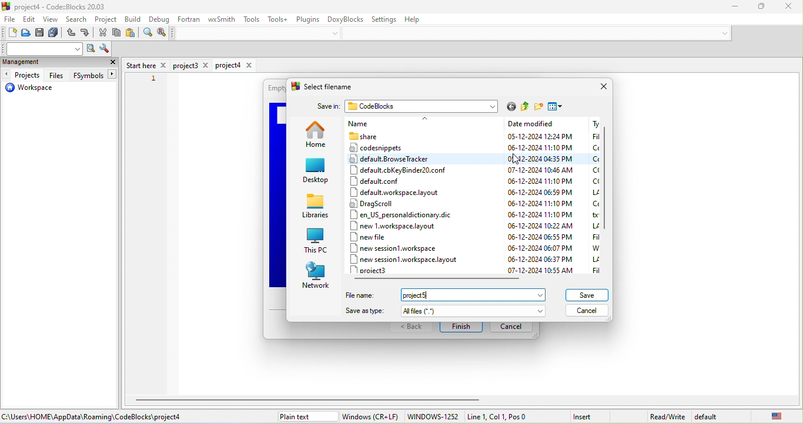 Image resolution: width=803 pixels, height=424 pixels. Describe the element at coordinates (318, 137) in the screenshot. I see `home` at that location.